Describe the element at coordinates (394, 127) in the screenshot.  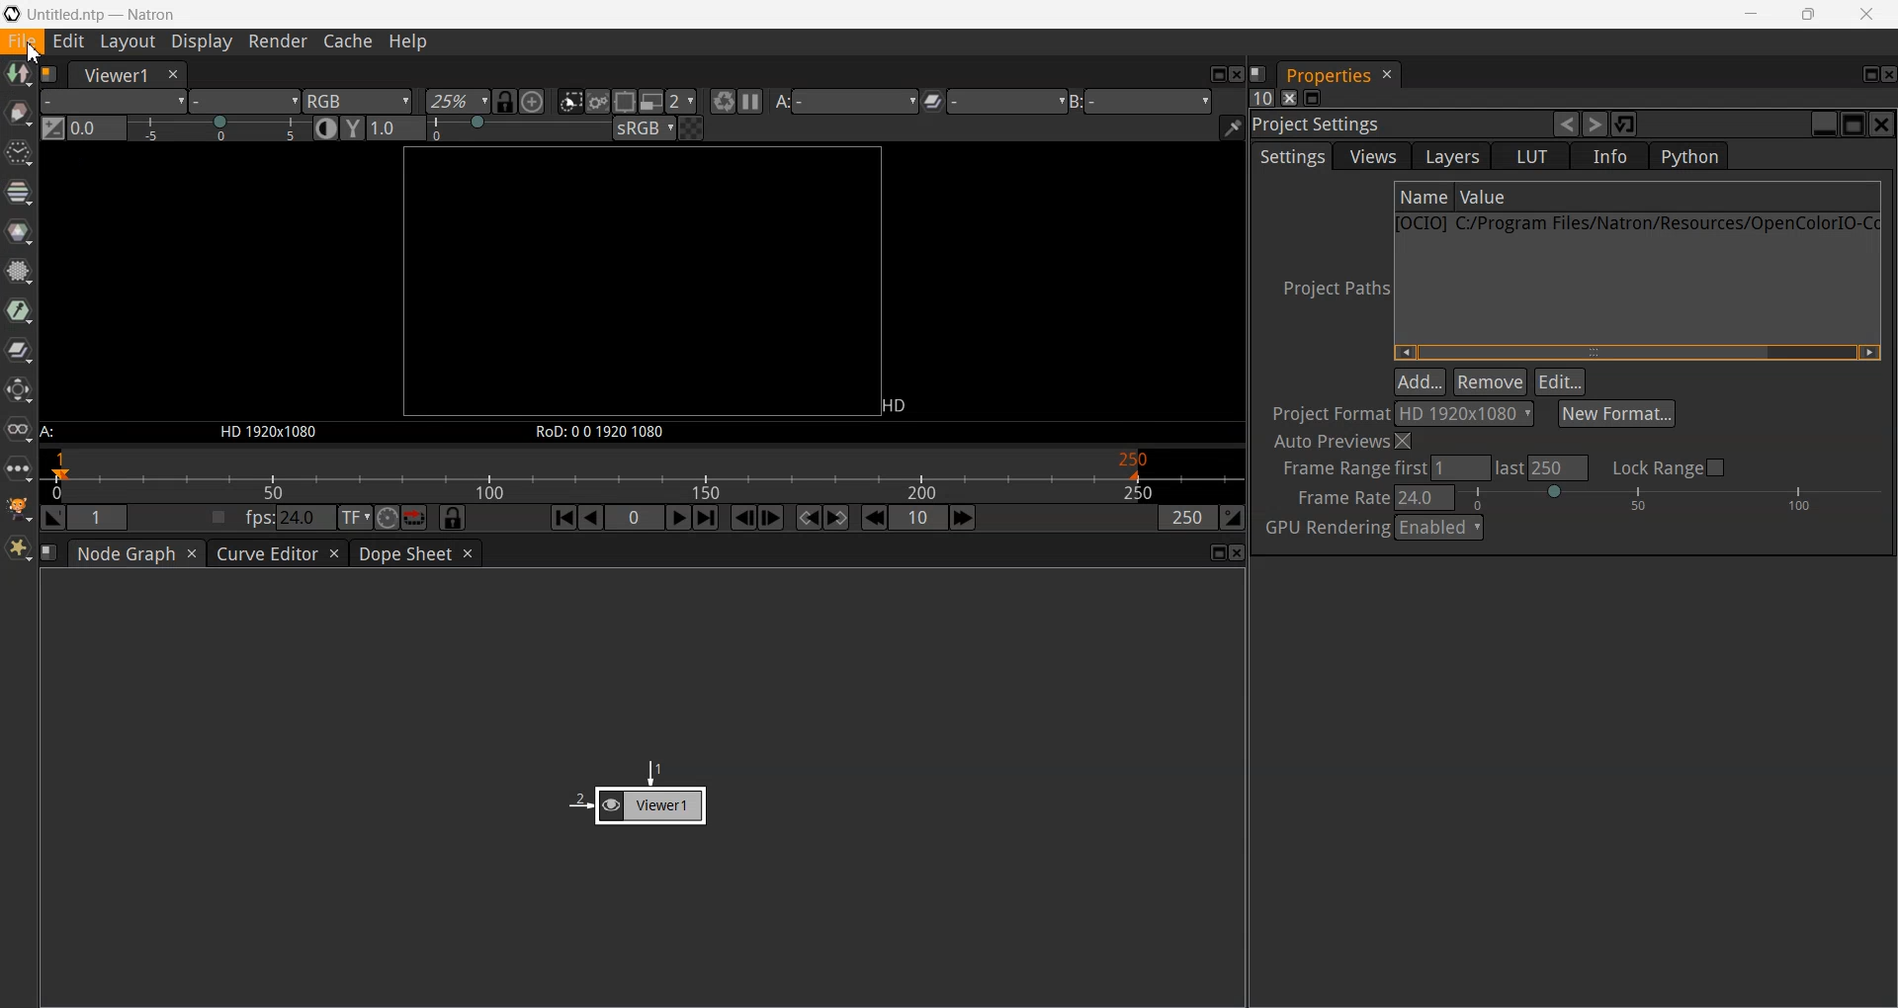
I see `Viewer gamma correction level` at that location.